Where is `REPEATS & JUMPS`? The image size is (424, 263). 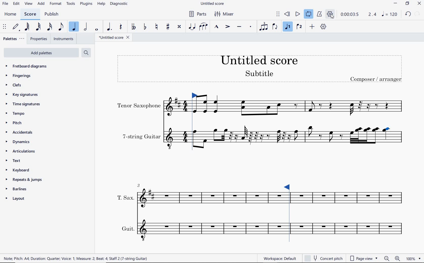 REPEATS & JUMPS is located at coordinates (24, 180).